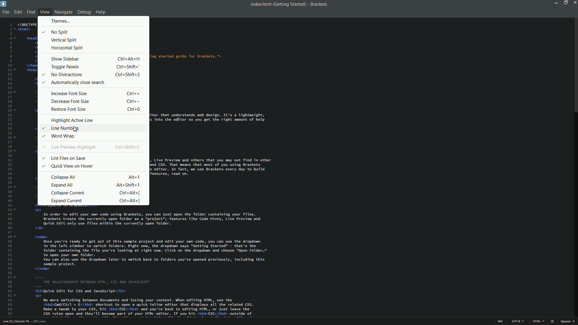 The height and width of the screenshot is (325, 578). Describe the element at coordinates (84, 13) in the screenshot. I see `debug` at that location.